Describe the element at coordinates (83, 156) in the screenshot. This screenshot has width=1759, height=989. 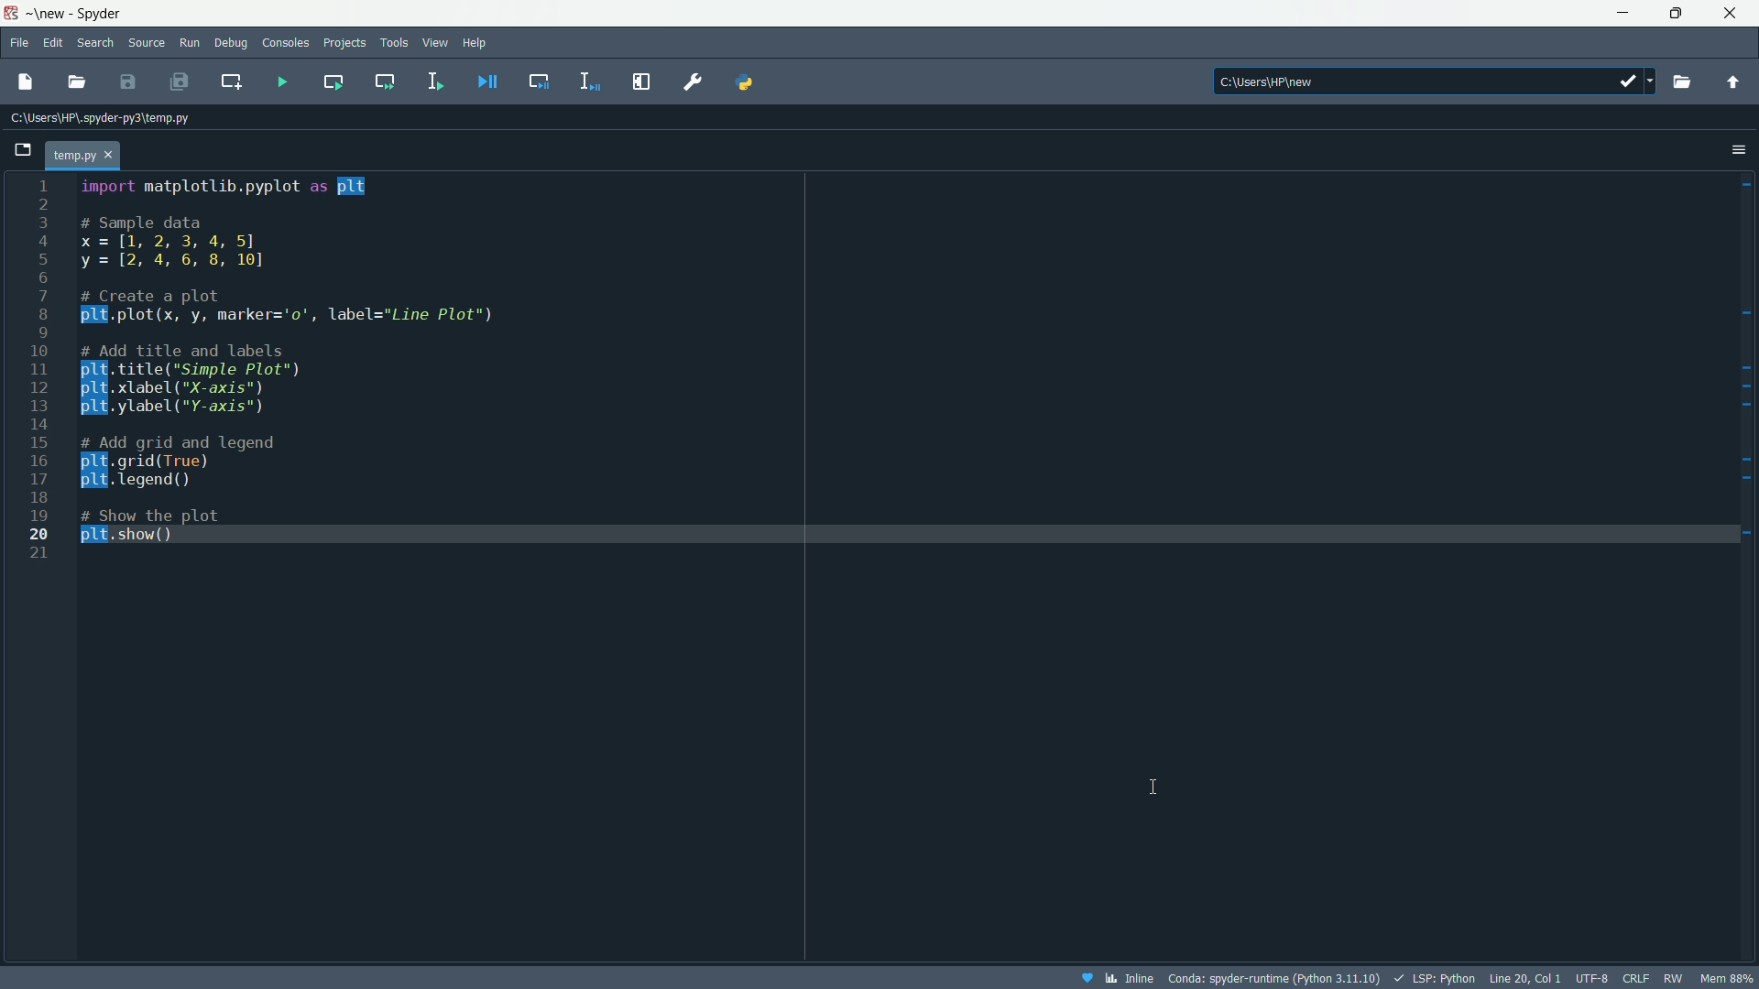
I see `file tab` at that location.